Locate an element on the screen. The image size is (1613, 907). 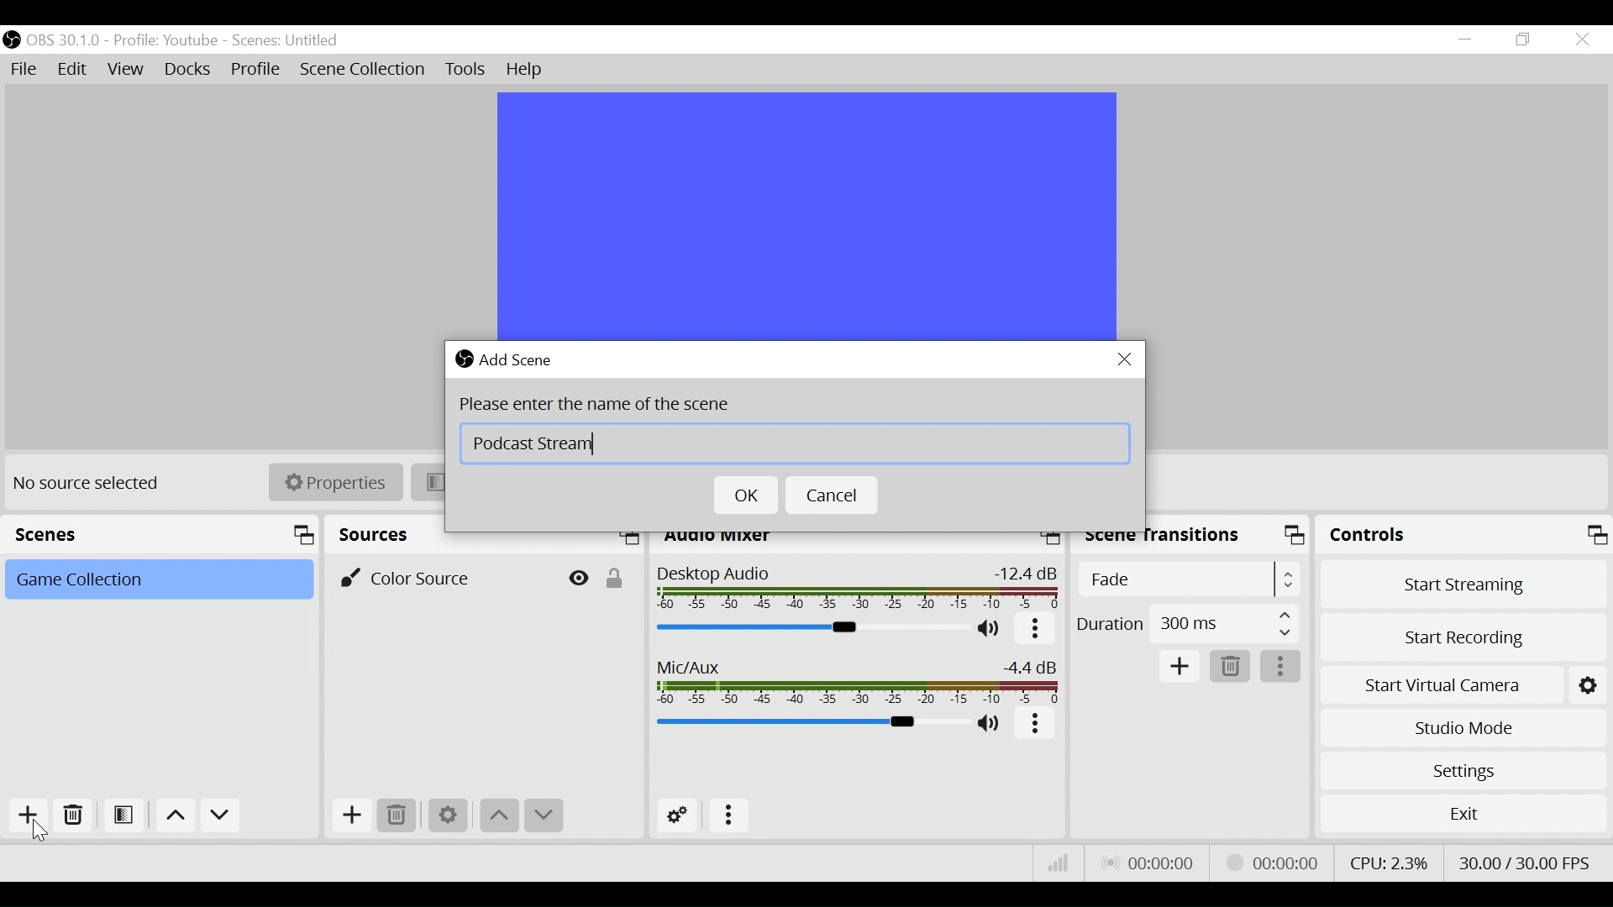
Close is located at coordinates (1126, 359).